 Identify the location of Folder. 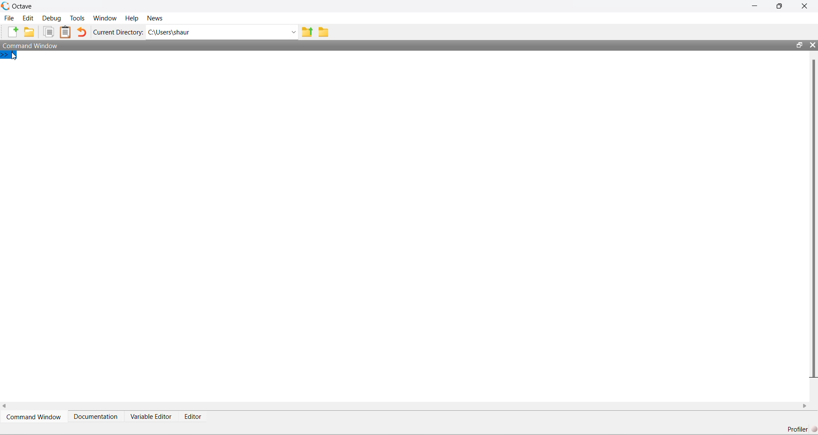
(324, 32).